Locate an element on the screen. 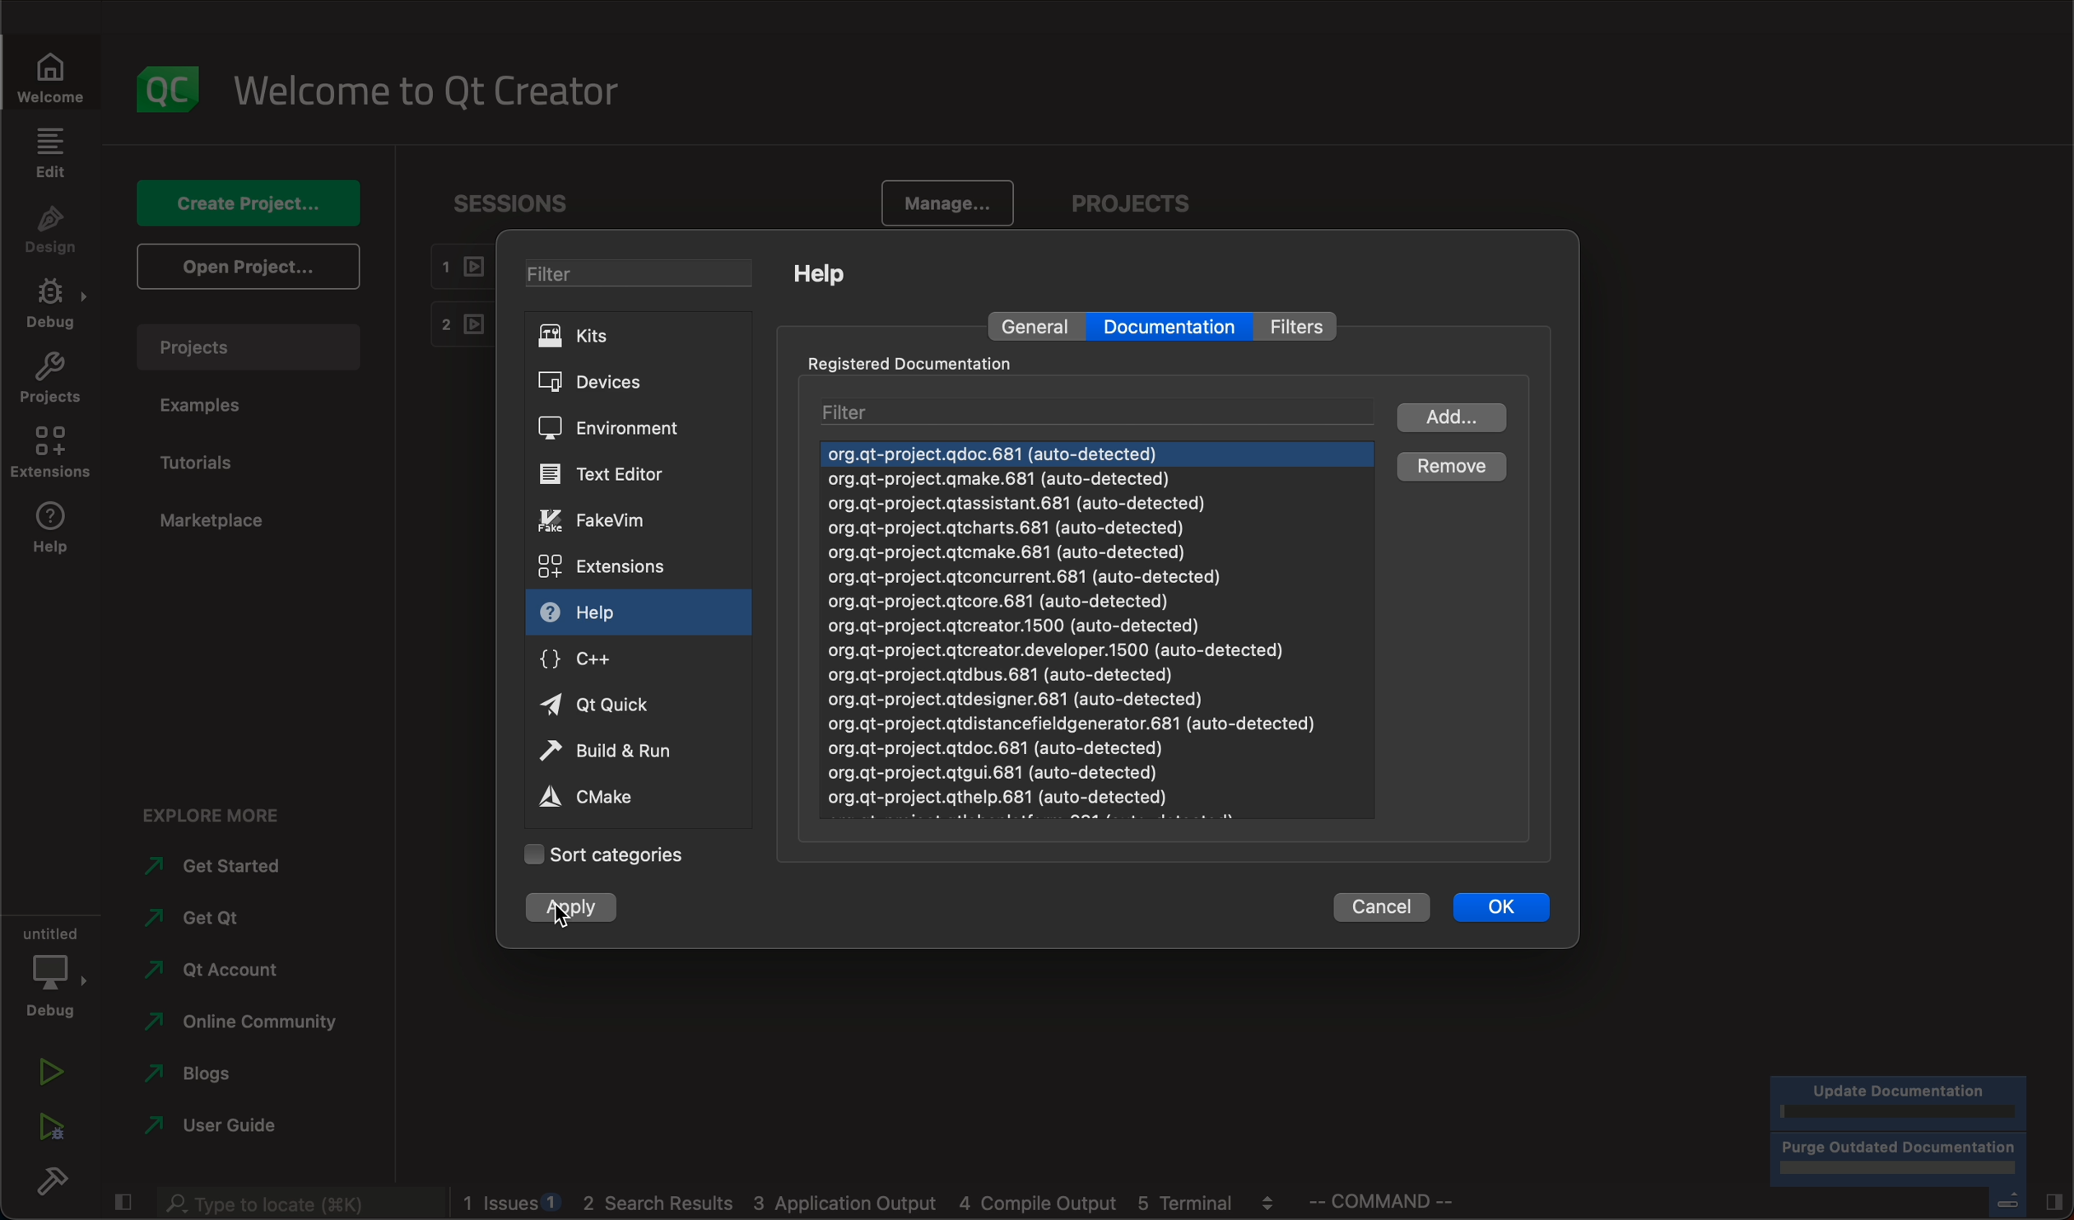 The image size is (2074, 1220). tutorials is located at coordinates (213, 465).